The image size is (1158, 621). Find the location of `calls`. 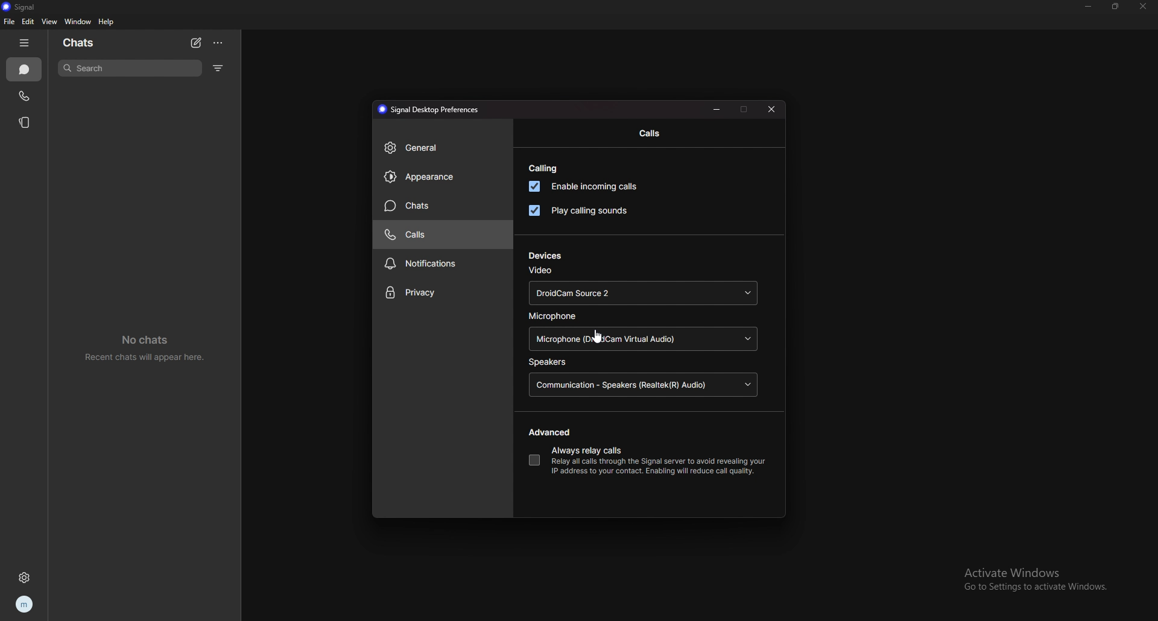

calls is located at coordinates (441, 235).